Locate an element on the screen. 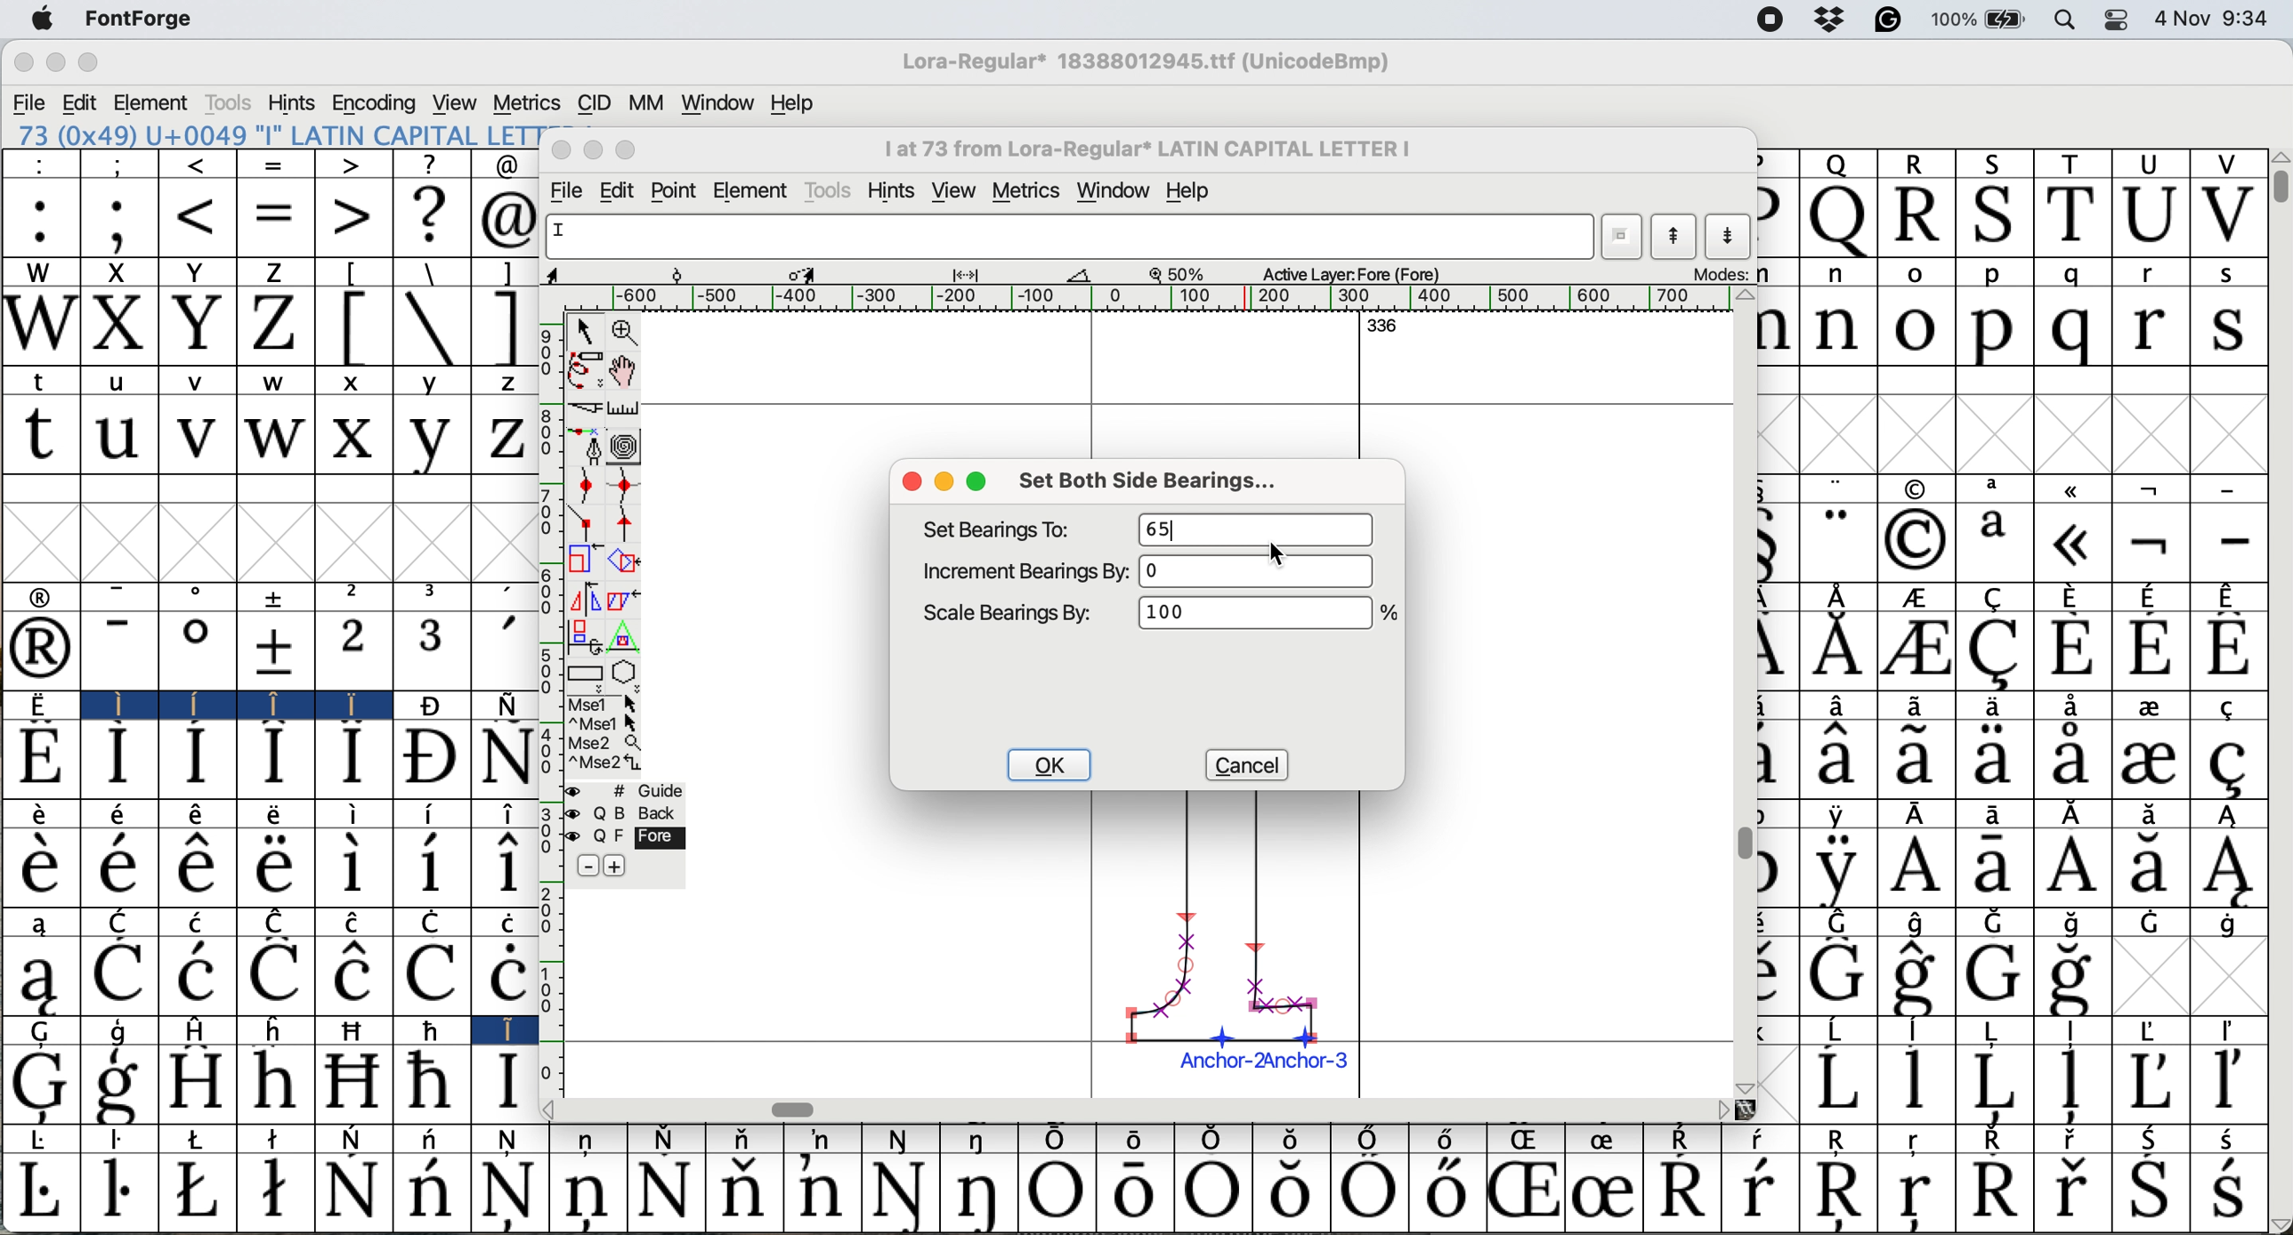  Symbol is located at coordinates (45, 1141).